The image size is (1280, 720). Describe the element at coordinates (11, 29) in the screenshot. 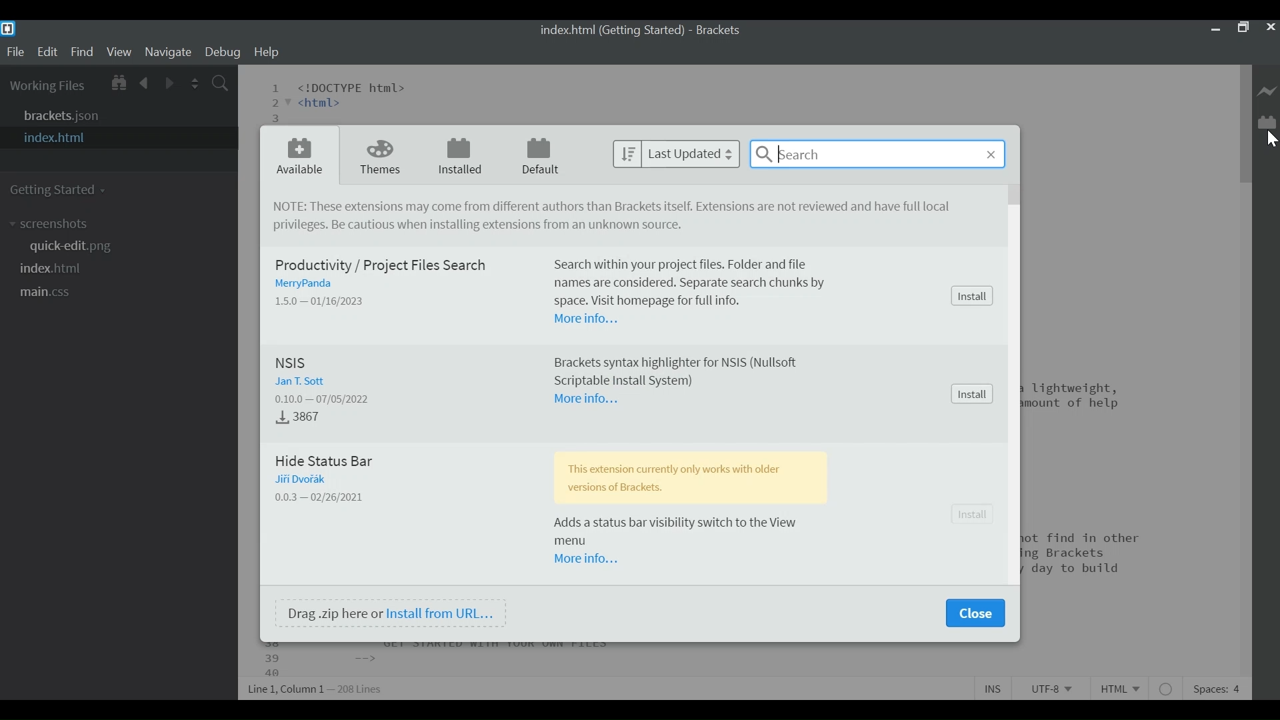

I see `Brackets Desktop Icon` at that location.